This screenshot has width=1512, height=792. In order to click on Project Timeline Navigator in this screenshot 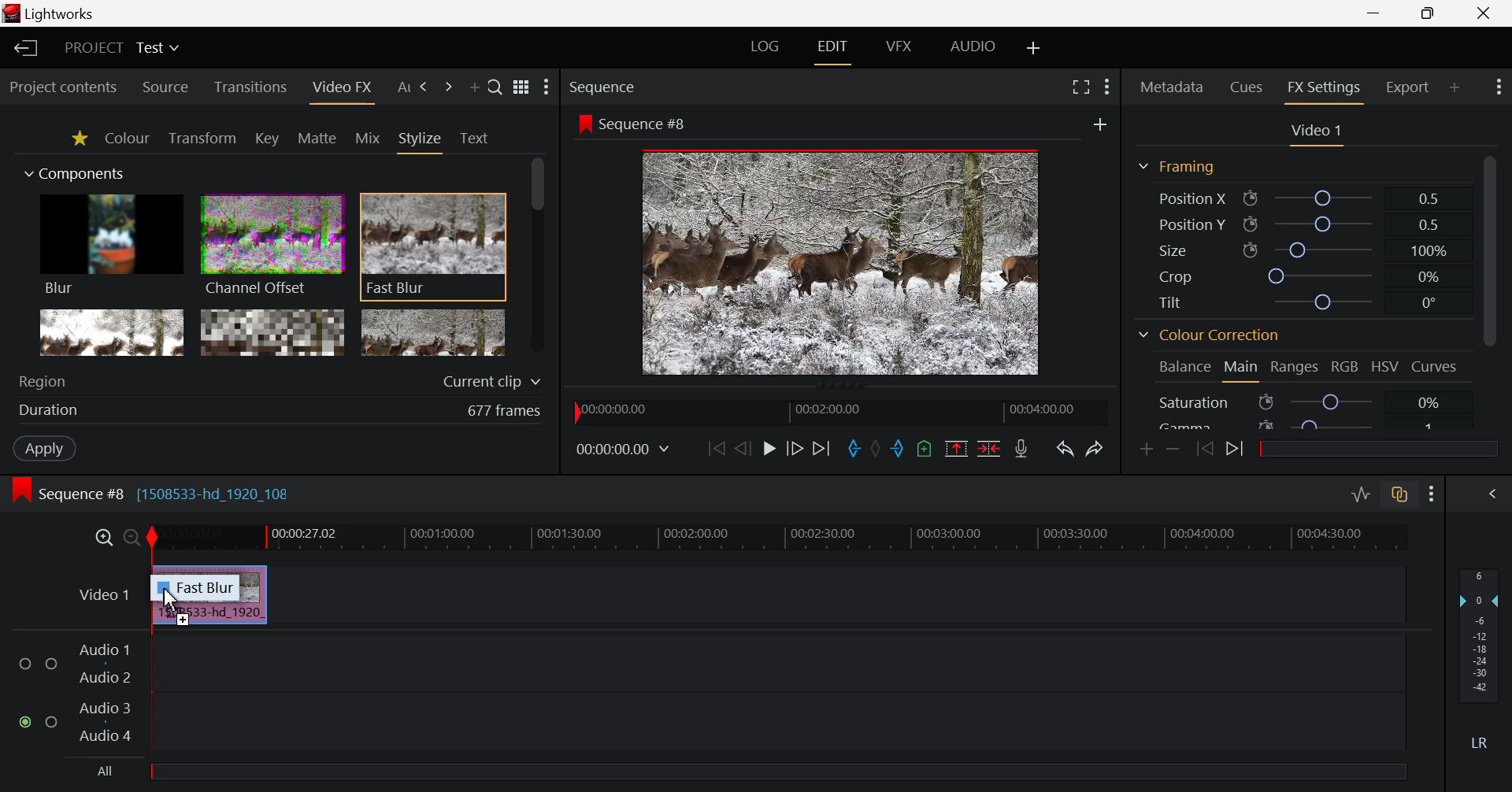, I will do `click(836, 411)`.